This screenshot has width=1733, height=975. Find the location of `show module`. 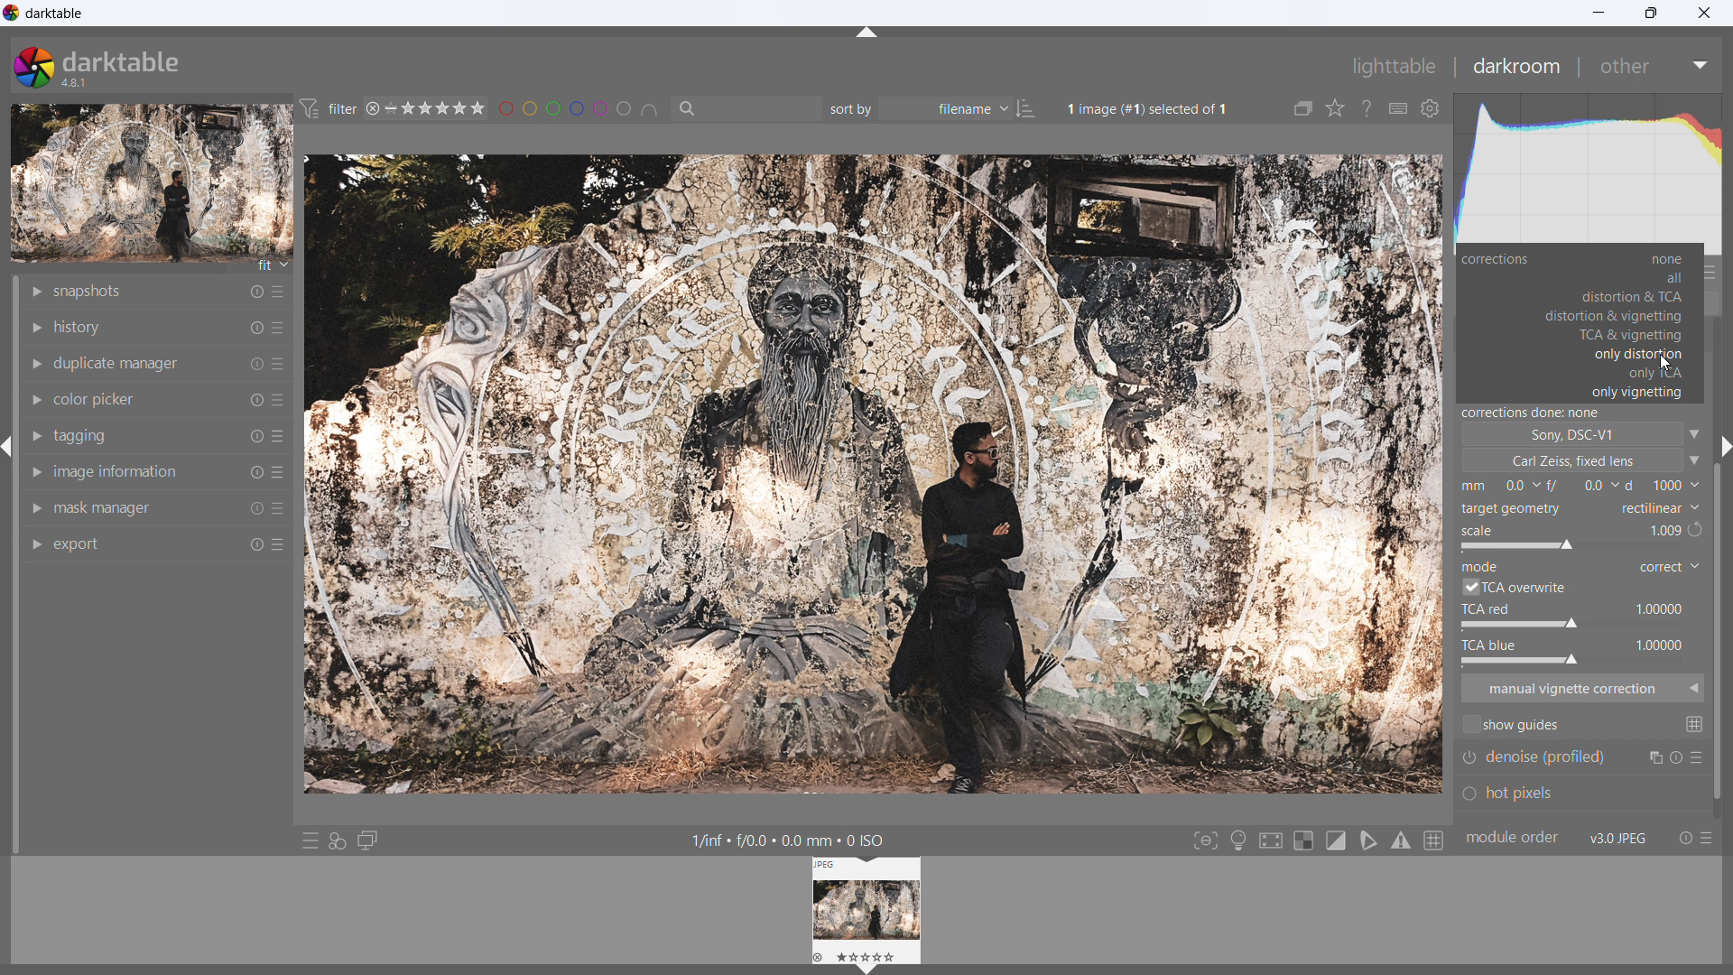

show module is located at coordinates (37, 399).